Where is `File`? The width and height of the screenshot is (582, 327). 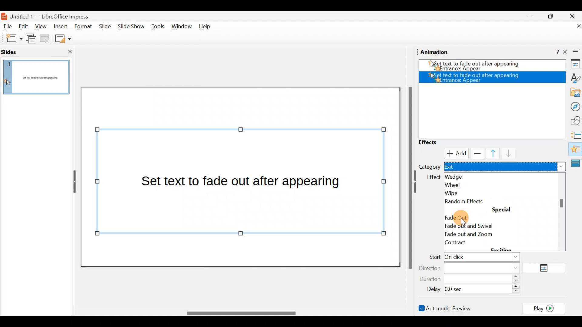 File is located at coordinates (8, 27).